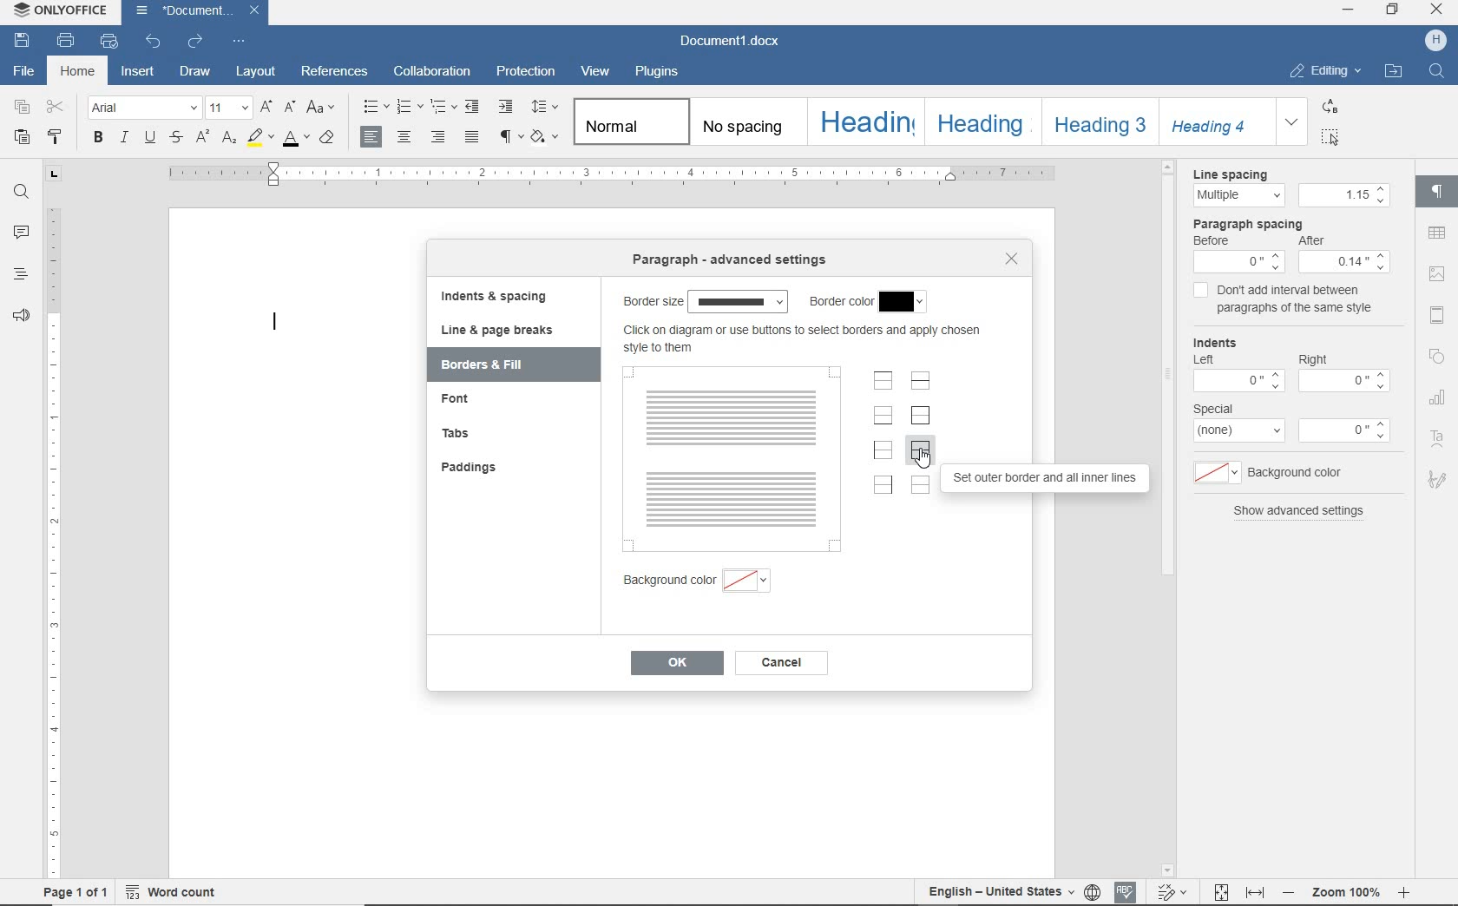 This screenshot has width=1458, height=906. Describe the element at coordinates (254, 73) in the screenshot. I see `layout` at that location.